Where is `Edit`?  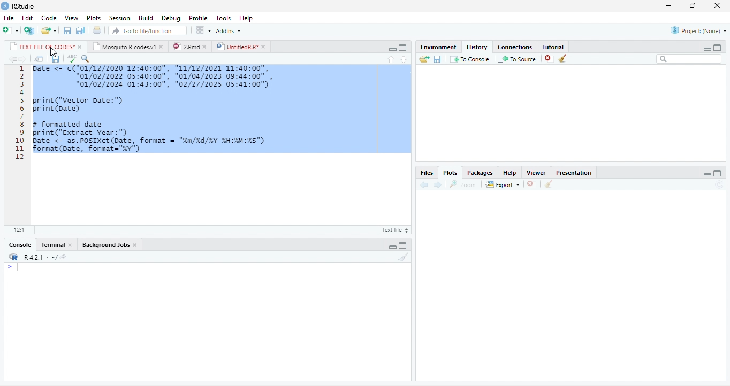 Edit is located at coordinates (27, 18).